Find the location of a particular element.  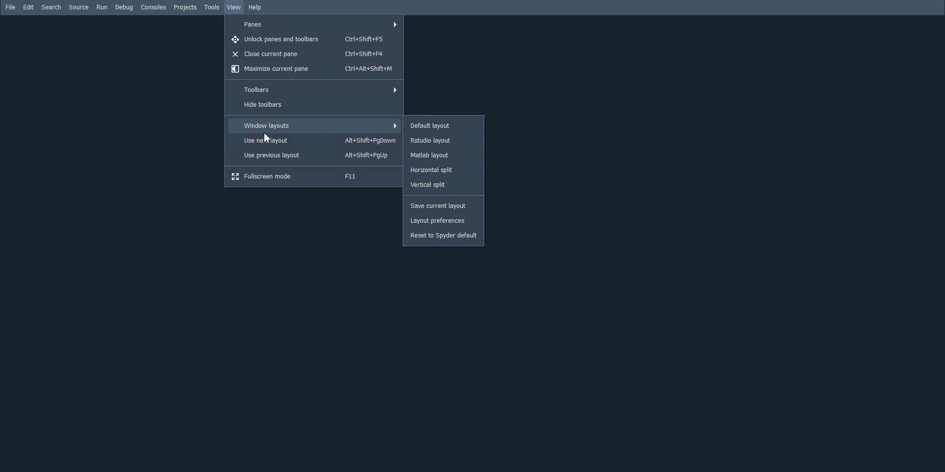

Edit is located at coordinates (29, 7).